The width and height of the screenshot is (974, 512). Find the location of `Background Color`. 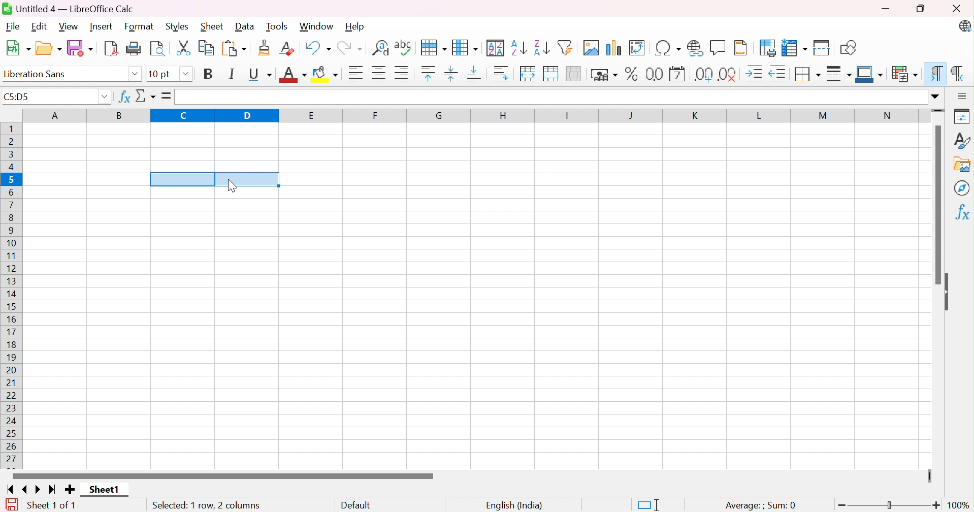

Background Color is located at coordinates (328, 75).